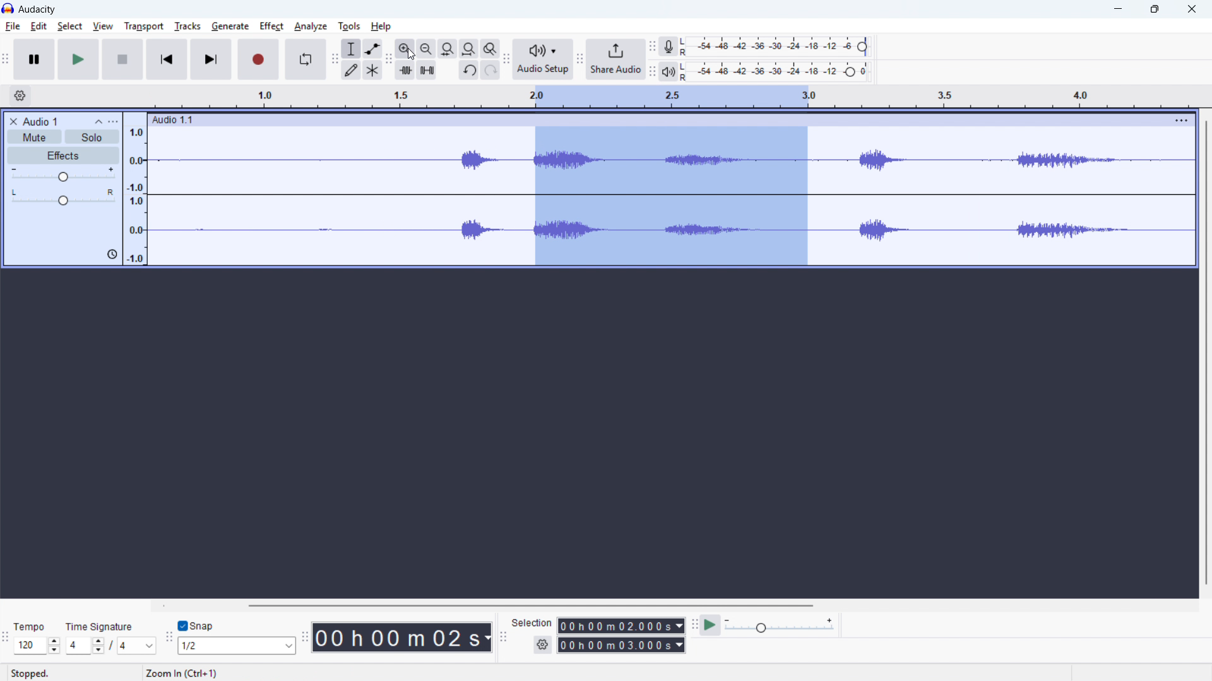  What do you see at coordinates (12, 26) in the screenshot?
I see `File` at bounding box center [12, 26].